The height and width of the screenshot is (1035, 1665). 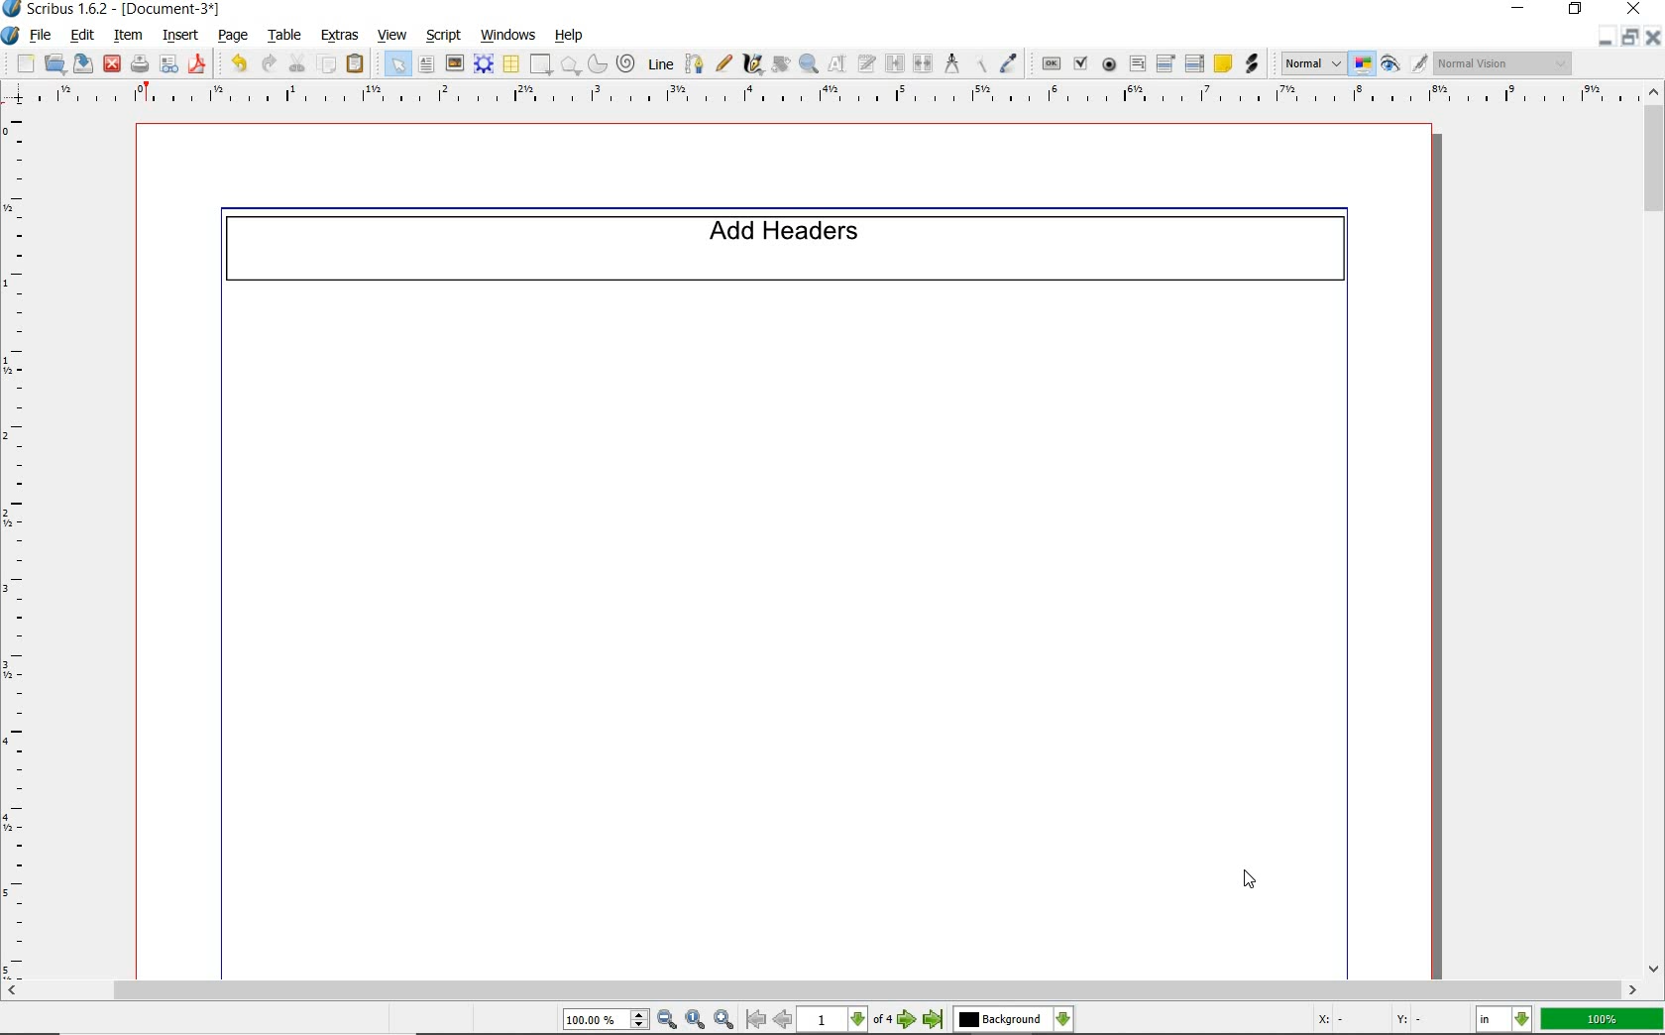 What do you see at coordinates (847, 1020) in the screenshot?
I see `select current page` at bounding box center [847, 1020].